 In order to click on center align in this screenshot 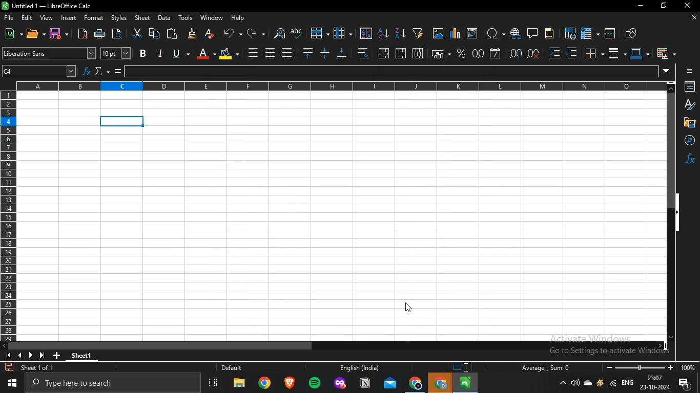, I will do `click(269, 53)`.